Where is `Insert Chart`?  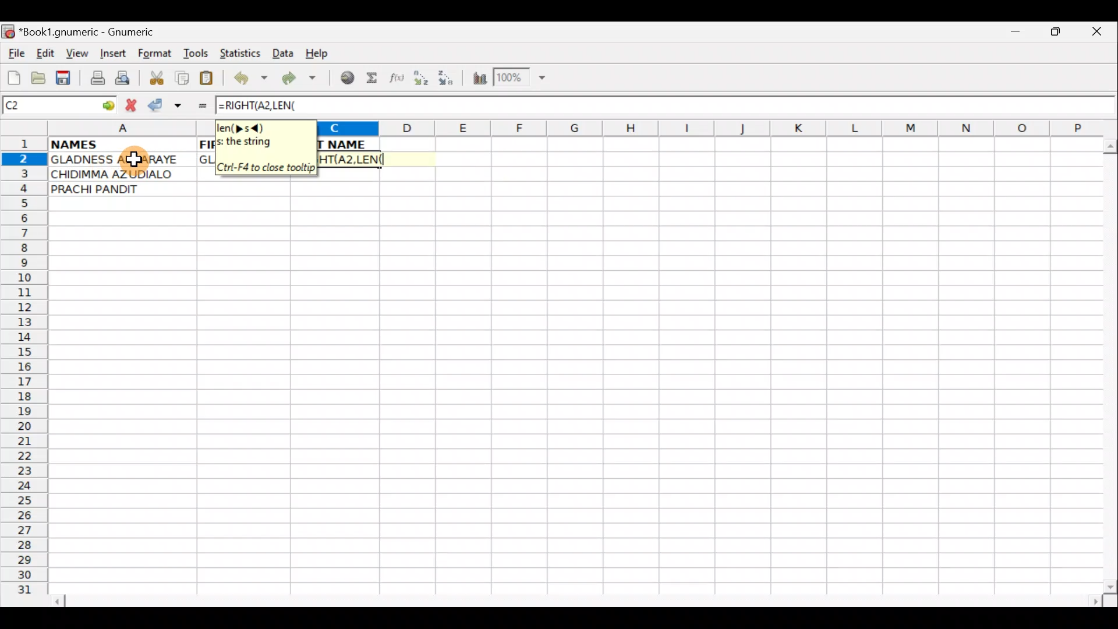
Insert Chart is located at coordinates (476, 80).